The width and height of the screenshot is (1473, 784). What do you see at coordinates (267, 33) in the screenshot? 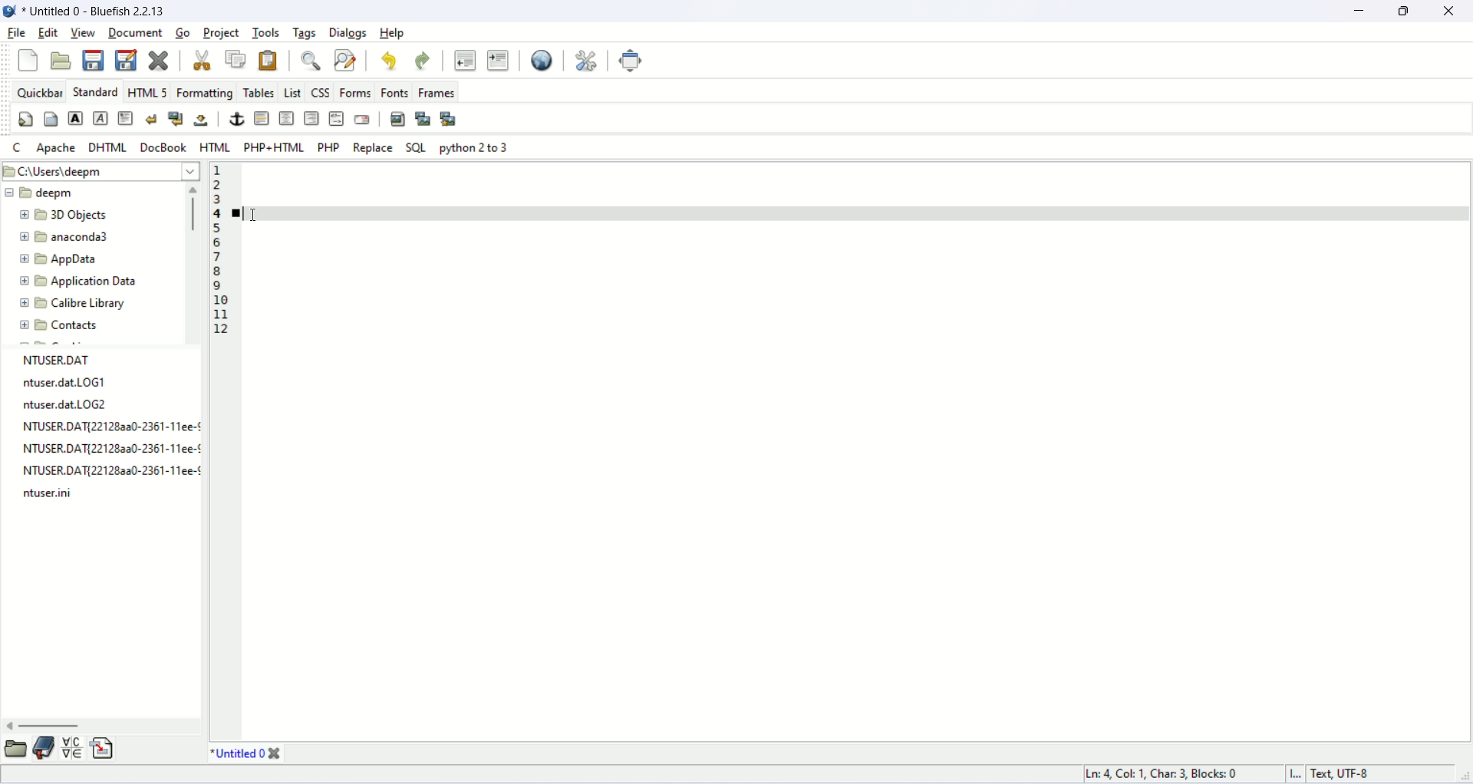
I see `tools` at bounding box center [267, 33].